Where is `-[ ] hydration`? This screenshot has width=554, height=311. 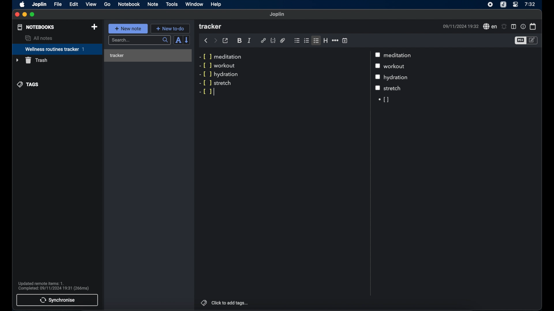 -[ ] hydration is located at coordinates (220, 75).